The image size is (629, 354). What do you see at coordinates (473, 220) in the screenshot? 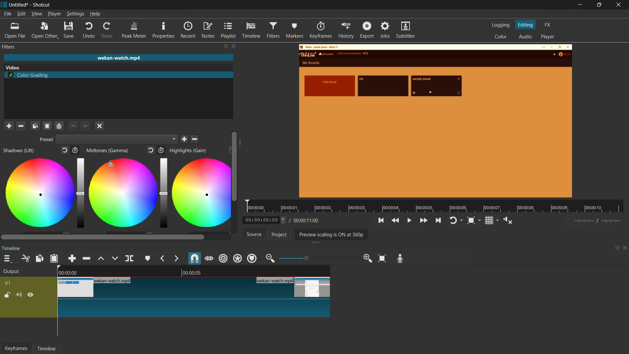
I see `toggle zoom` at bounding box center [473, 220].